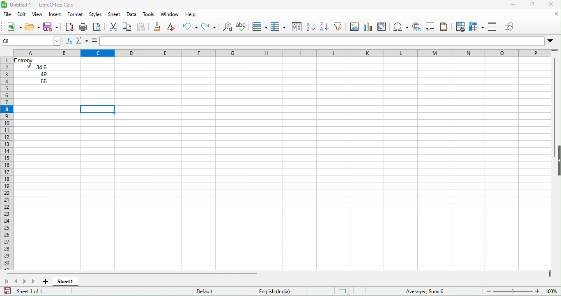  I want to click on 34.6, so click(41, 68).